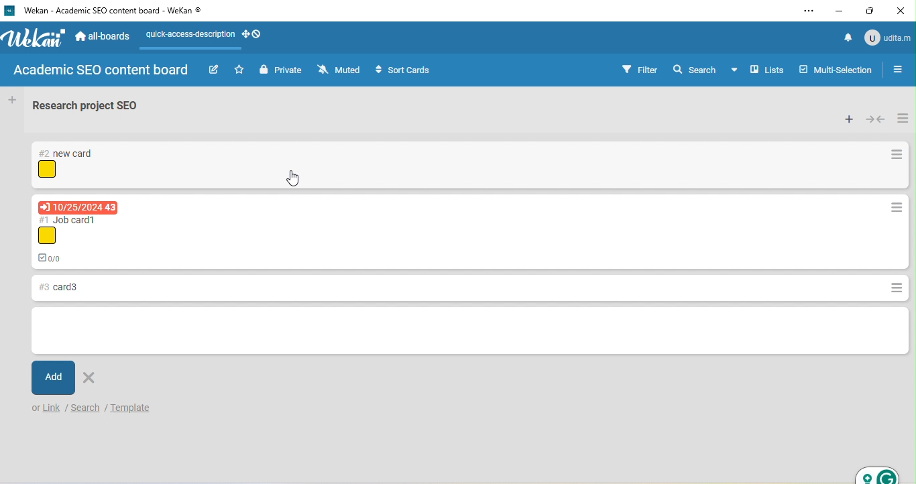 This screenshot has height=484, width=916. Describe the element at coordinates (104, 38) in the screenshot. I see `all boards` at that location.